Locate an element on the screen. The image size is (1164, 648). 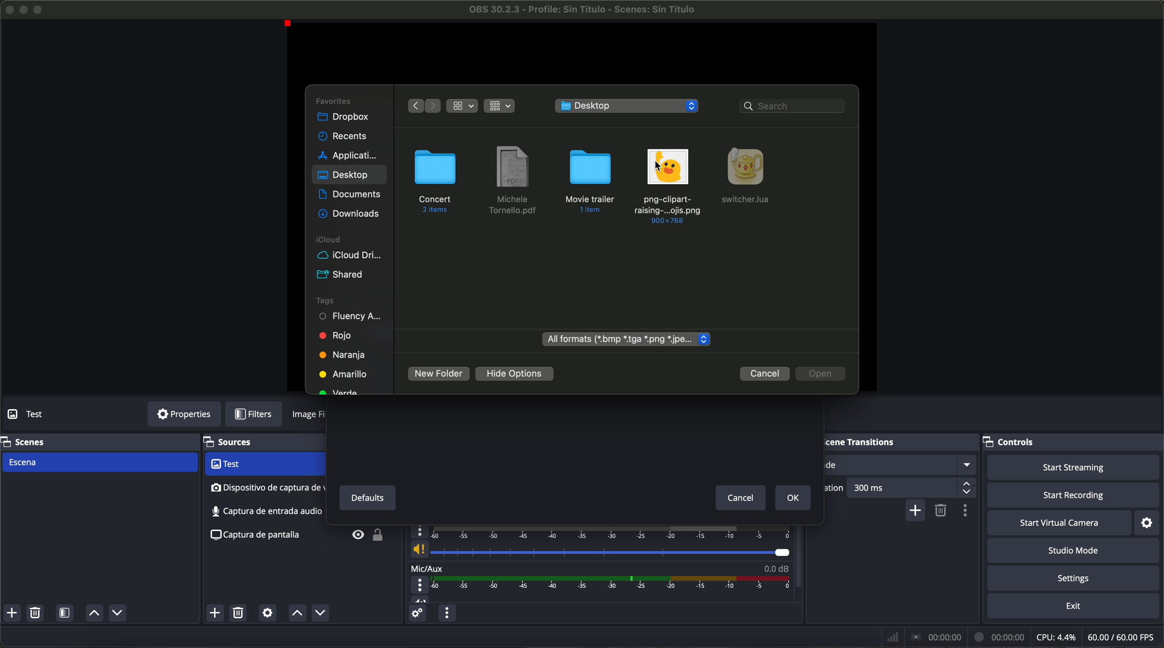
folder is located at coordinates (588, 182).